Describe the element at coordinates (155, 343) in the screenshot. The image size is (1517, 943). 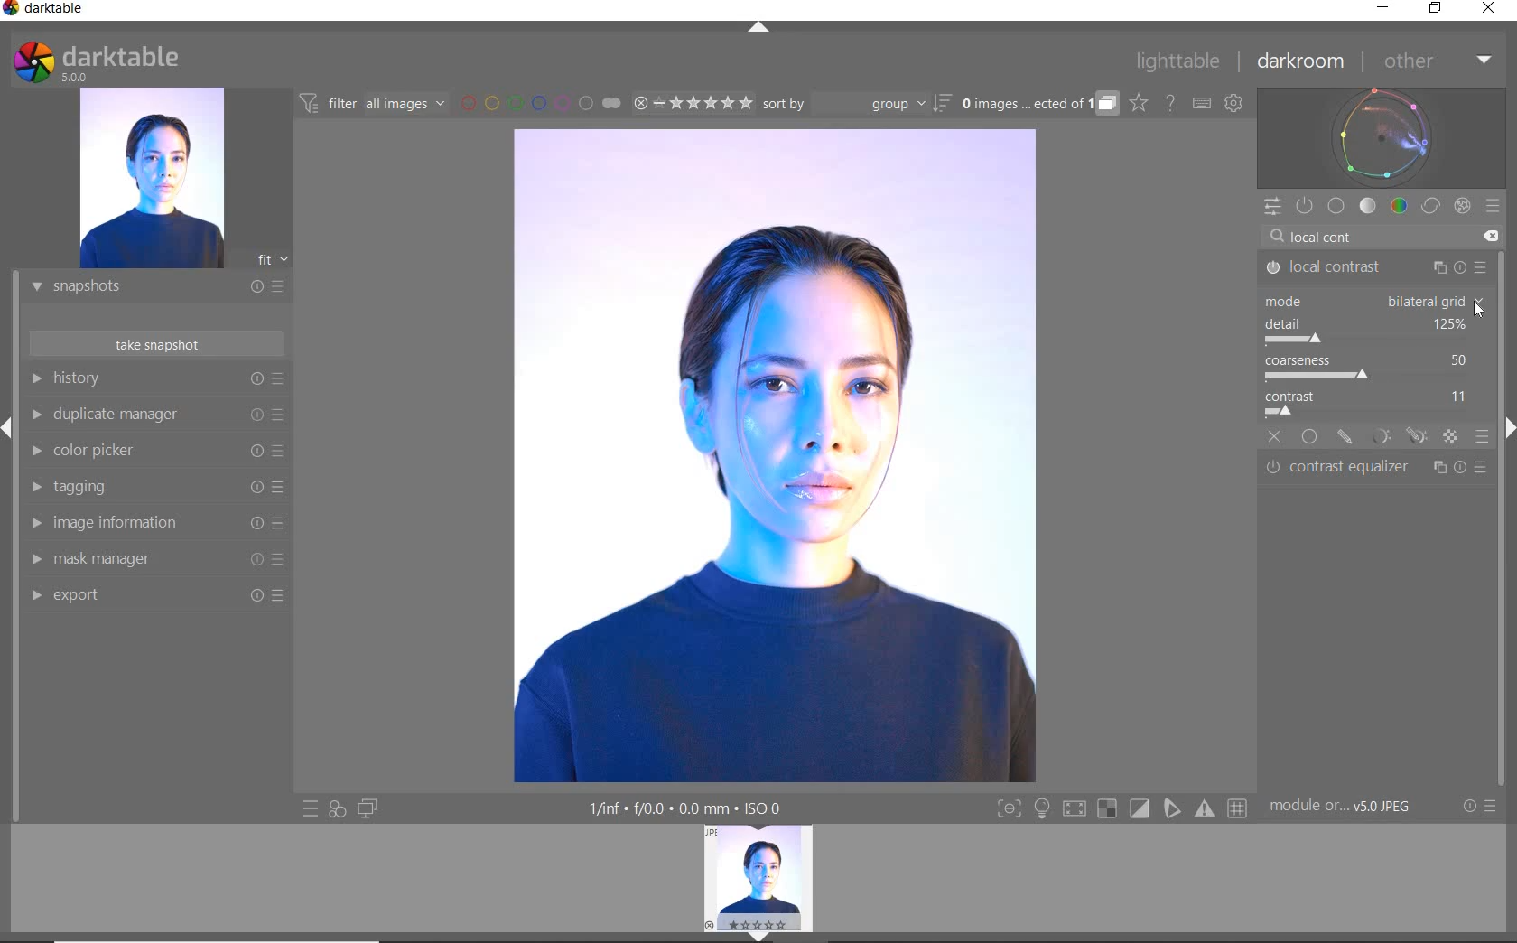
I see `TAKE SNAPSHOT` at that location.